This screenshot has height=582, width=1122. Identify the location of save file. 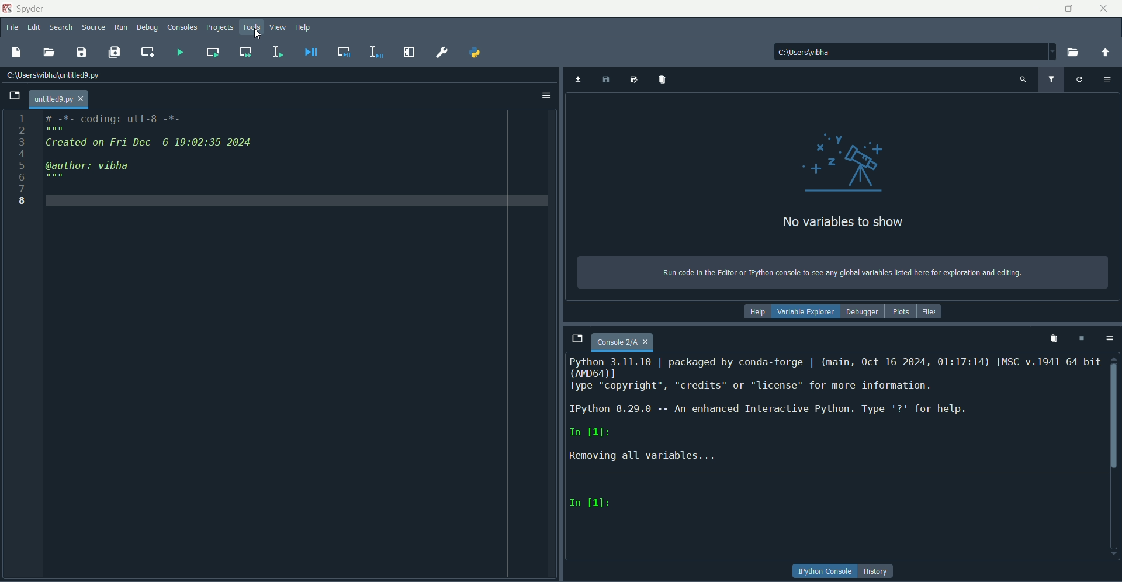
(82, 51).